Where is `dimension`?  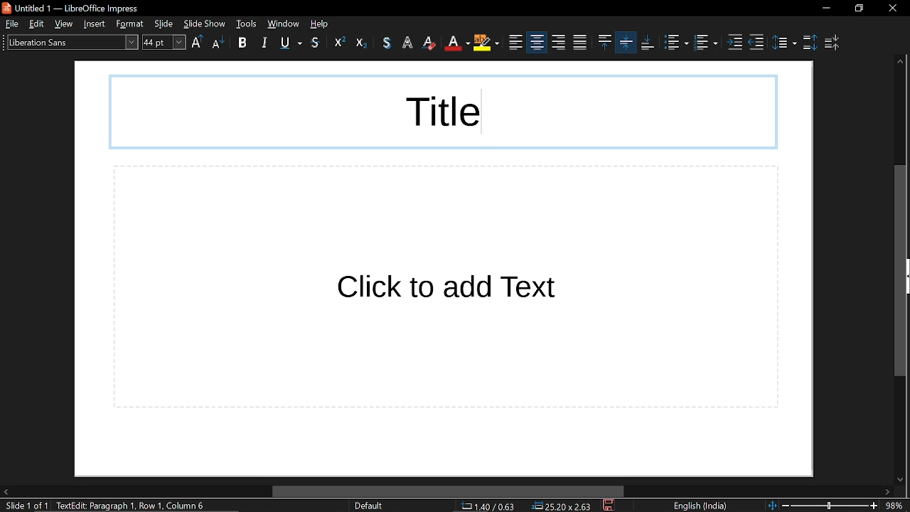 dimension is located at coordinates (562, 506).